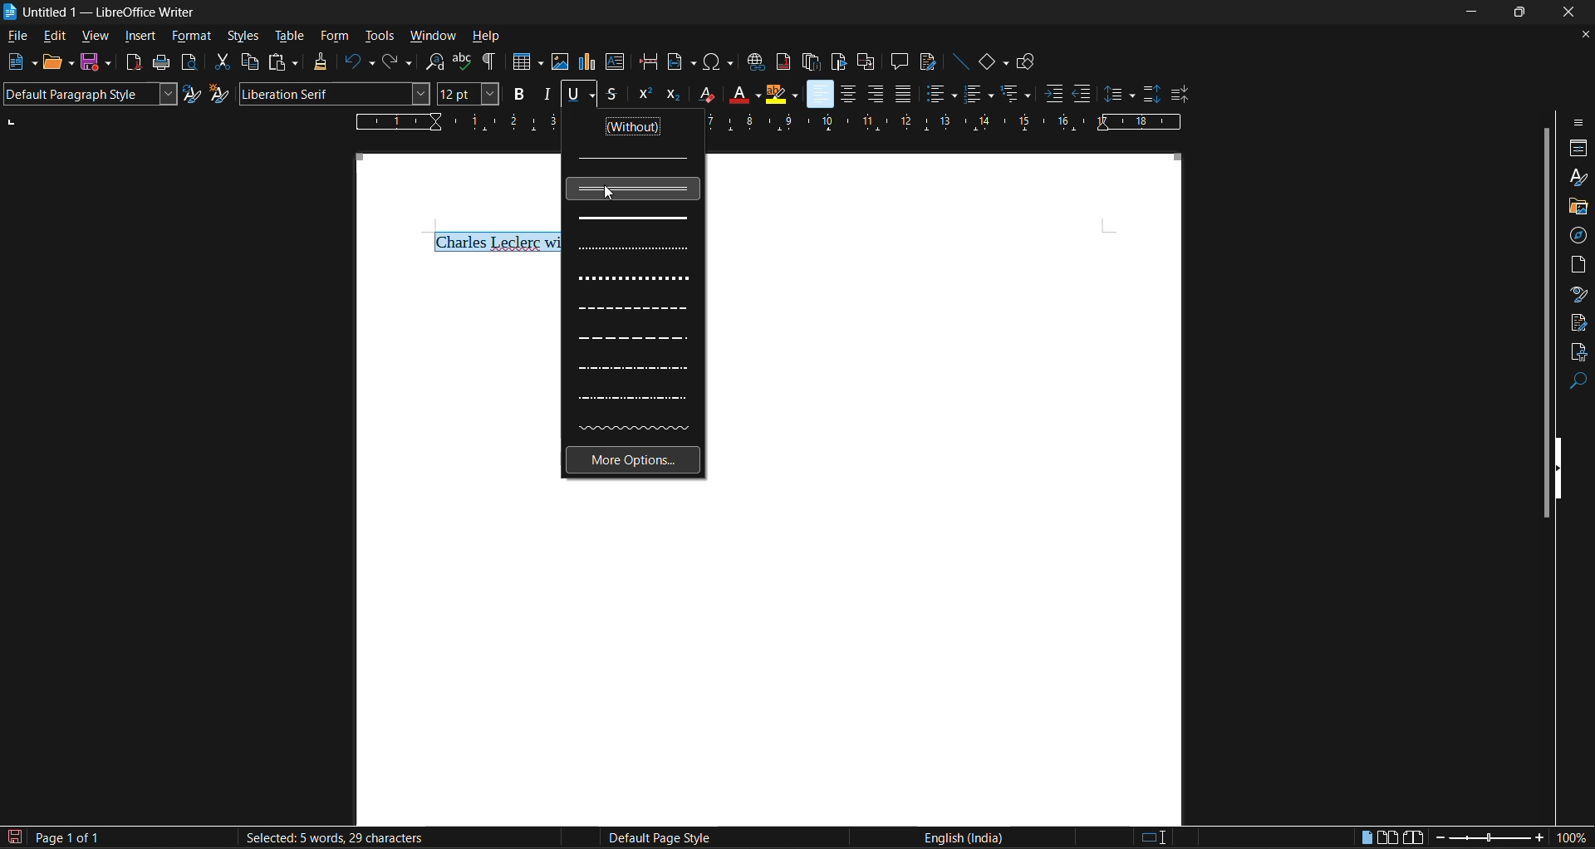  What do you see at coordinates (17, 838) in the screenshot?
I see `click to save` at bounding box center [17, 838].